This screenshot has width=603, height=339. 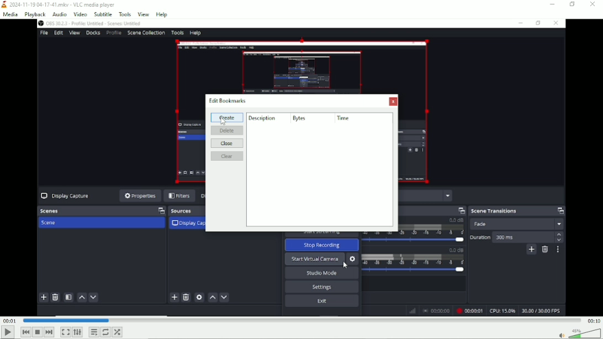 What do you see at coordinates (227, 118) in the screenshot?
I see `Create` at bounding box center [227, 118].